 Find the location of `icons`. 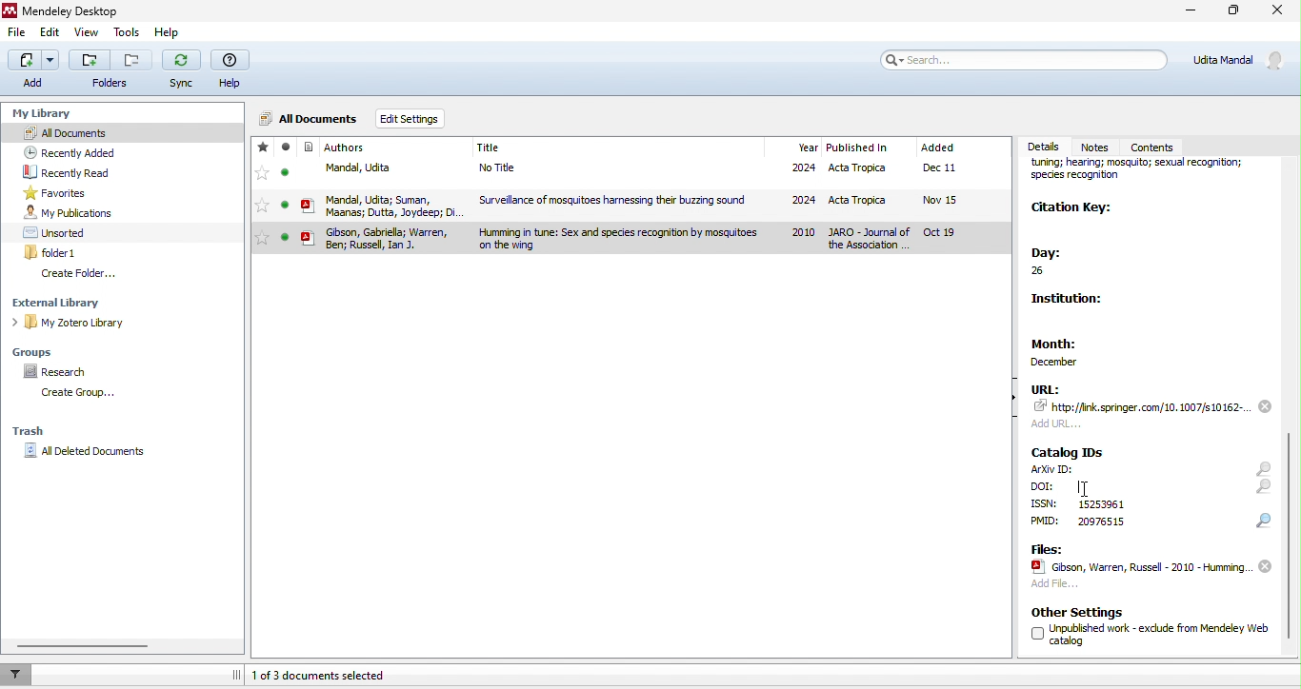

icons is located at coordinates (1264, 495).